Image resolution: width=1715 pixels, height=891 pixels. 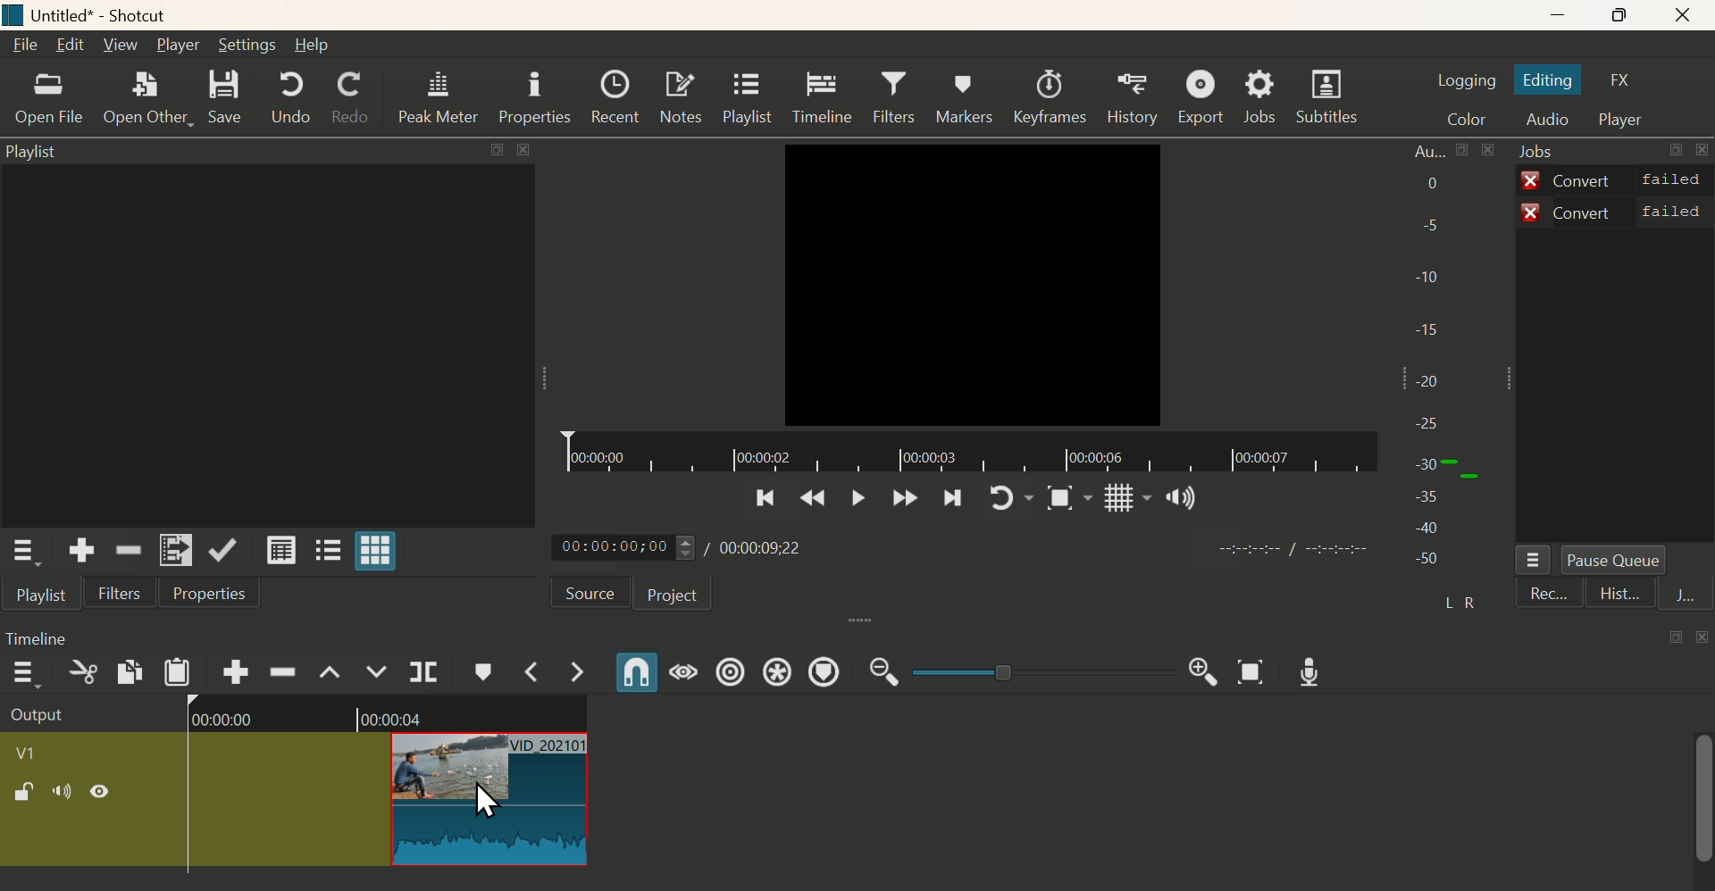 I want to click on , so click(x=1250, y=674).